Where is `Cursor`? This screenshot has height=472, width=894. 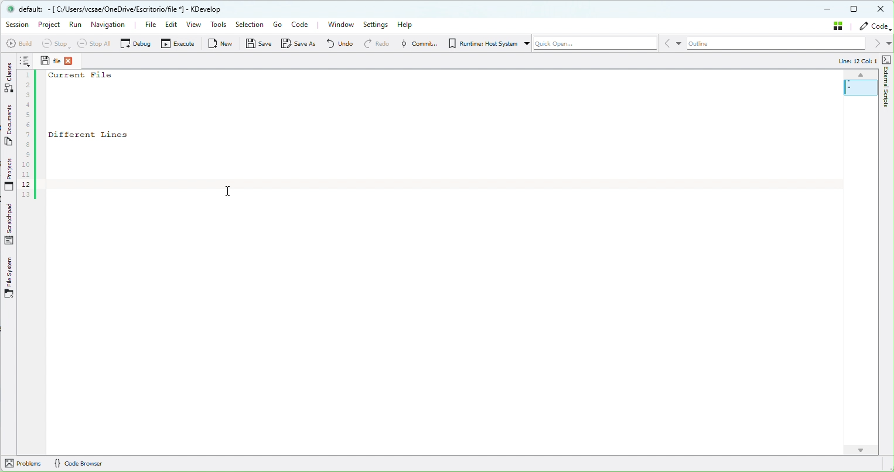 Cursor is located at coordinates (231, 189).